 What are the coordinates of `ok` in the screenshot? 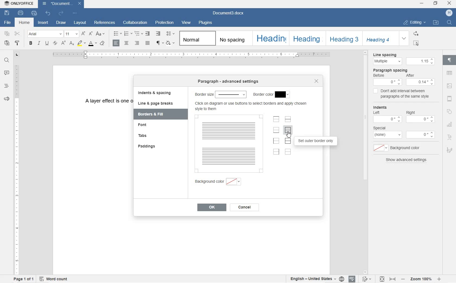 It's located at (211, 207).